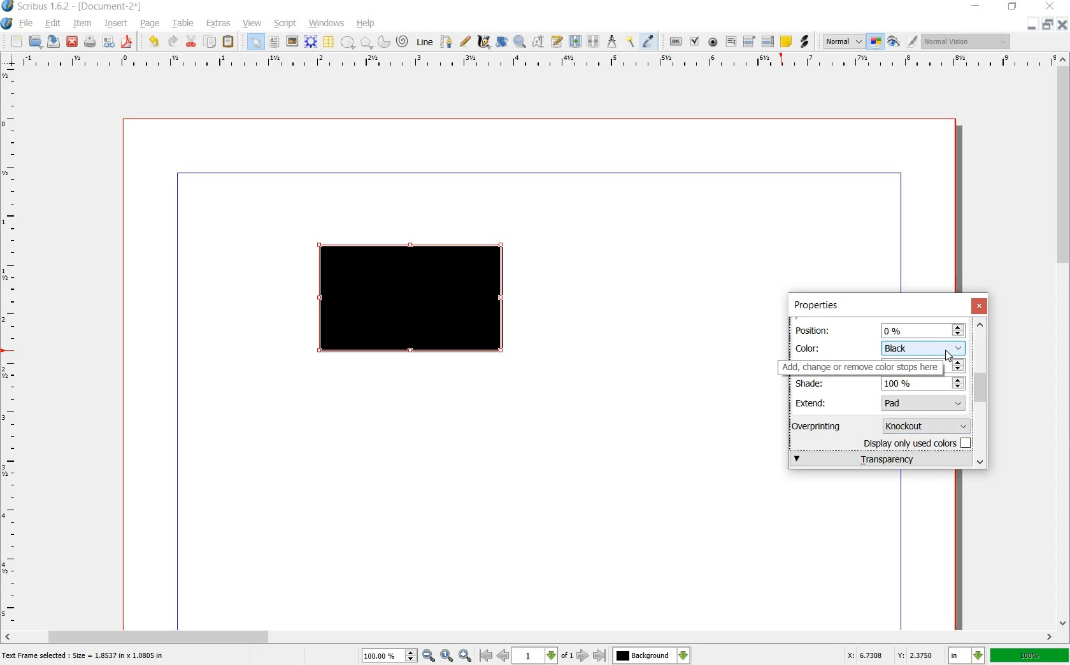  Describe the element at coordinates (73, 41) in the screenshot. I see `close` at that location.